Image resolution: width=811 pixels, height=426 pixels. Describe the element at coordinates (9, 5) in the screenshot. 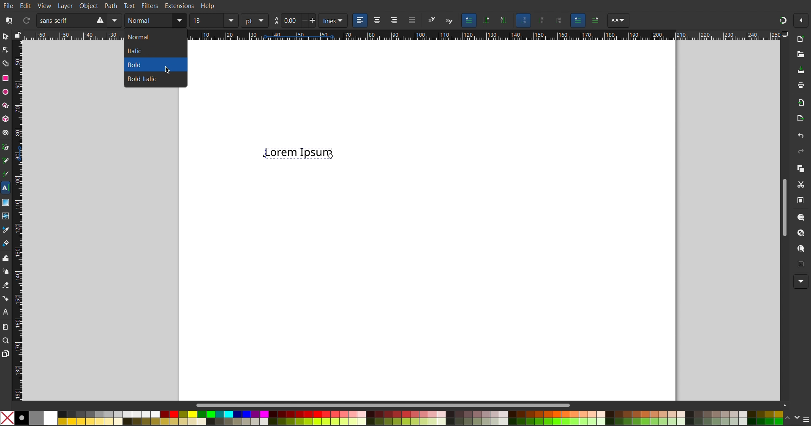

I see `File` at that location.